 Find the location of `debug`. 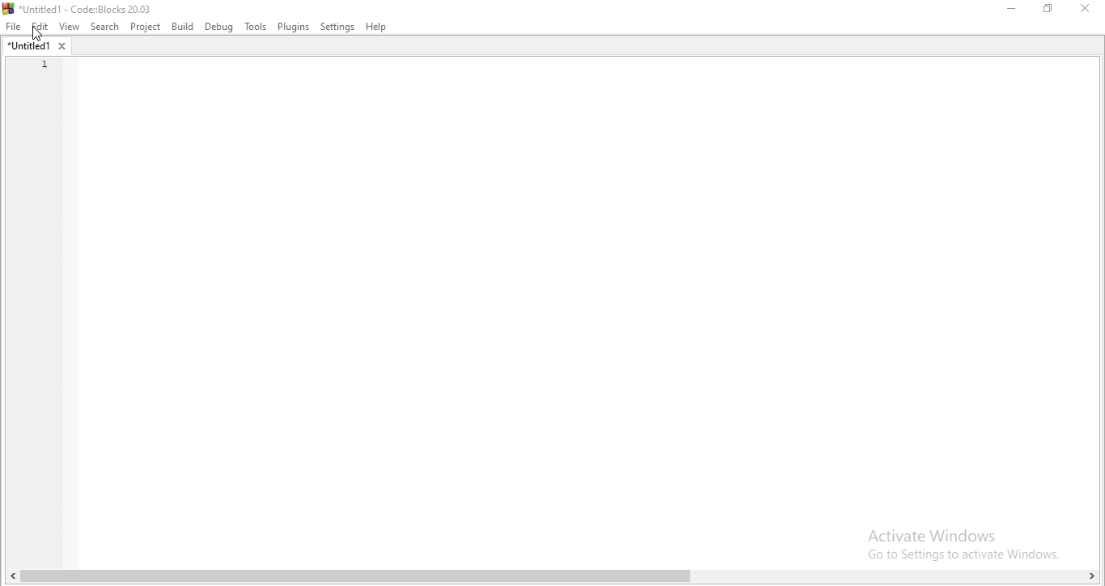

debug is located at coordinates (218, 27).